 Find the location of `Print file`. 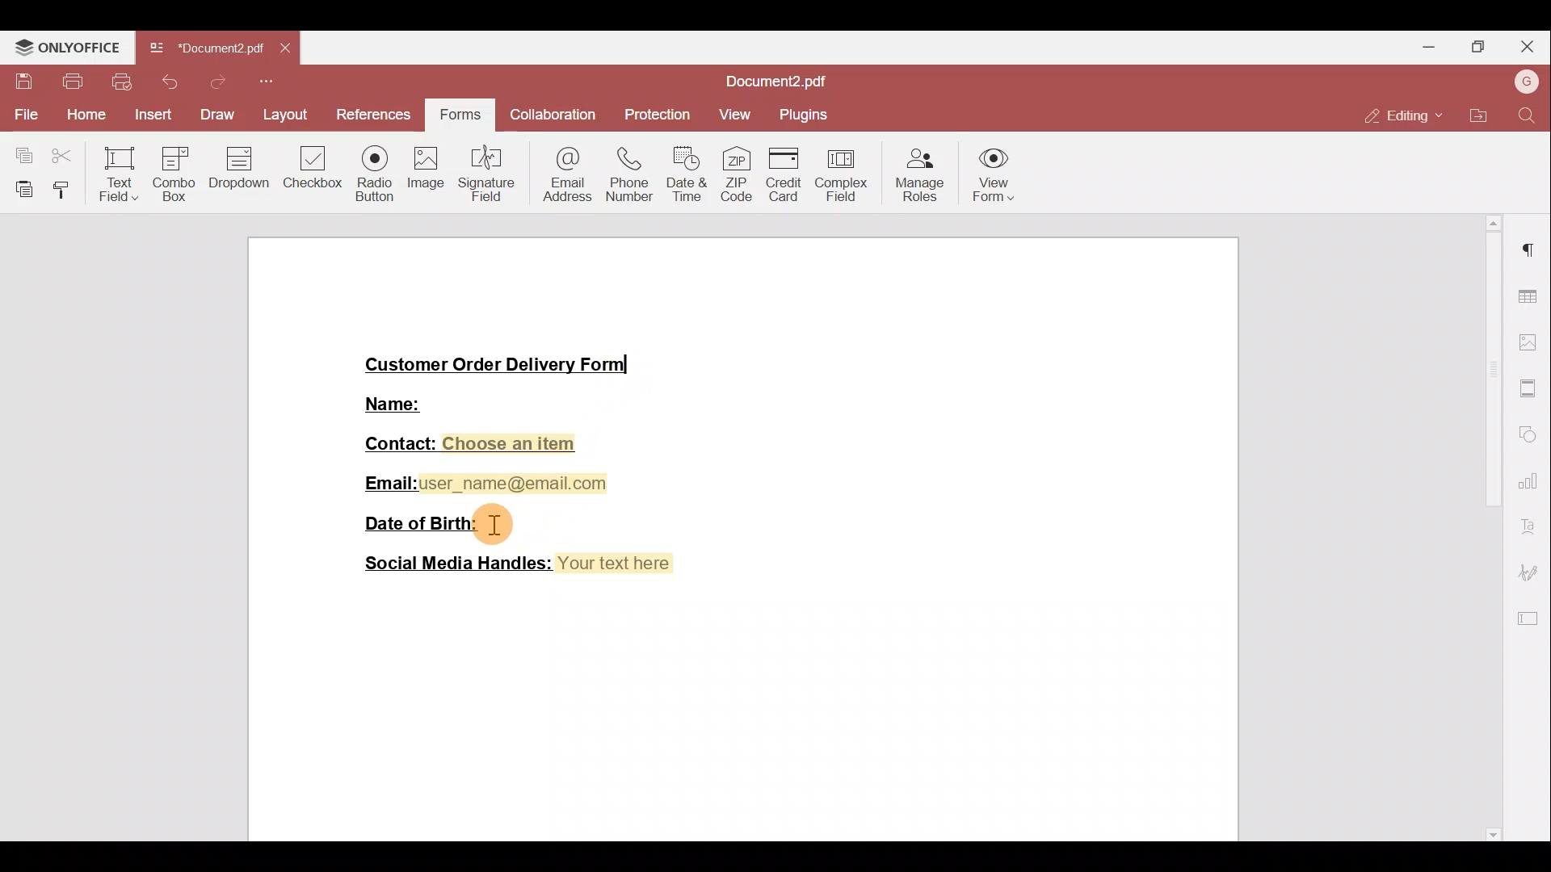

Print file is located at coordinates (67, 82).